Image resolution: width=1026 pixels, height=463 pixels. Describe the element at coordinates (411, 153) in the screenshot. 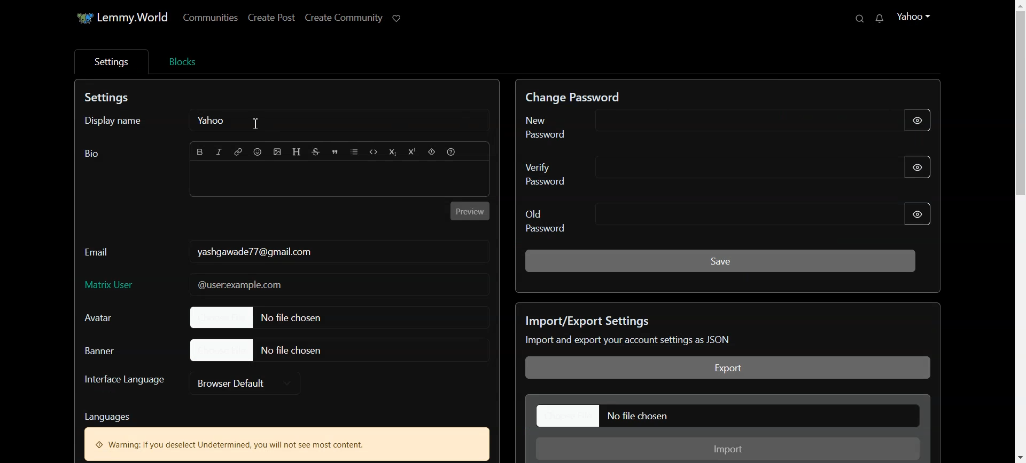

I see `Superscript` at that location.